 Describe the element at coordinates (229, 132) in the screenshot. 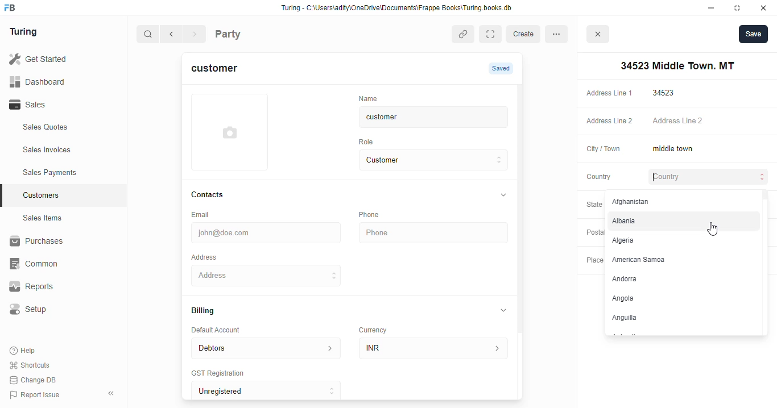

I see `add profile photo` at that location.